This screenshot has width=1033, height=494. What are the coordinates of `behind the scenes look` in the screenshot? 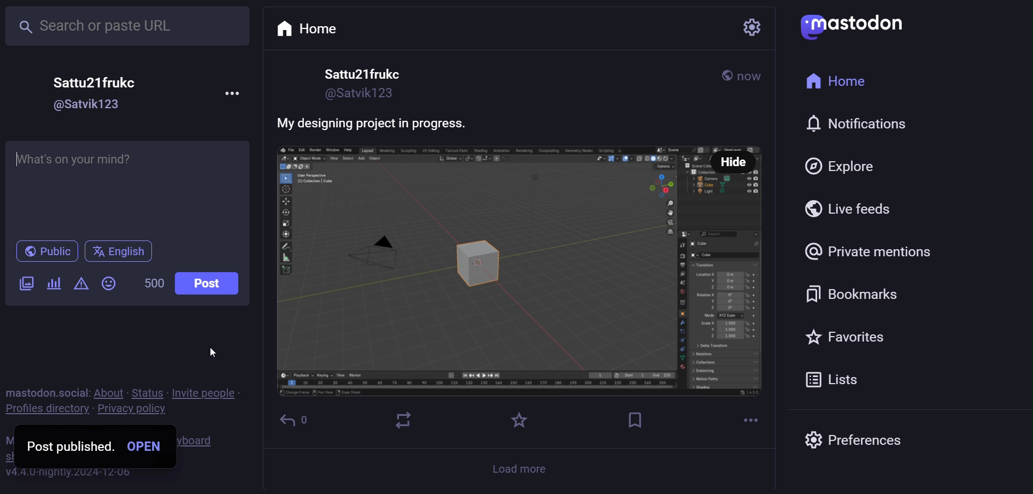 It's located at (492, 272).